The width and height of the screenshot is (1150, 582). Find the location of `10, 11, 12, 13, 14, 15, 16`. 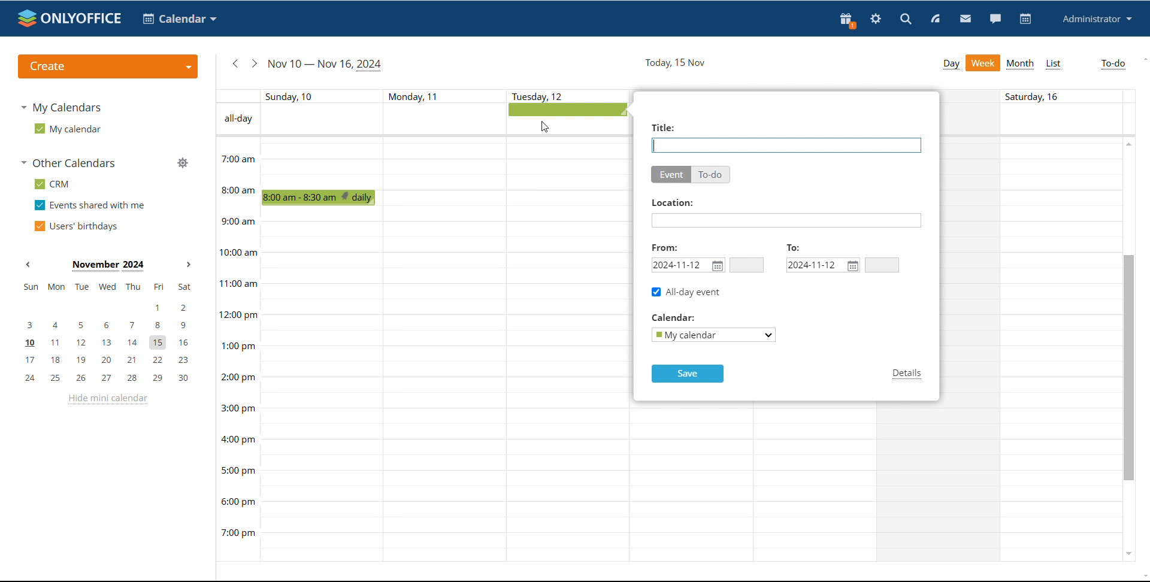

10, 11, 12, 13, 14, 15, 16 is located at coordinates (111, 344).